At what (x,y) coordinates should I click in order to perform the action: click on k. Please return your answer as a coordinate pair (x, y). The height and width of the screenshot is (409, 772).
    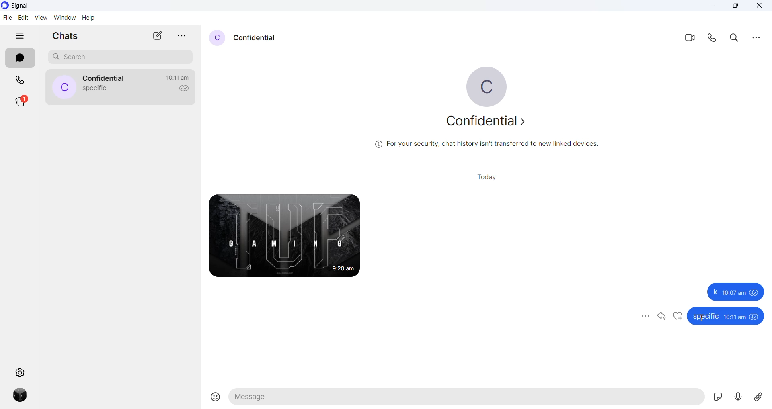
    Looking at the image, I should click on (713, 292).